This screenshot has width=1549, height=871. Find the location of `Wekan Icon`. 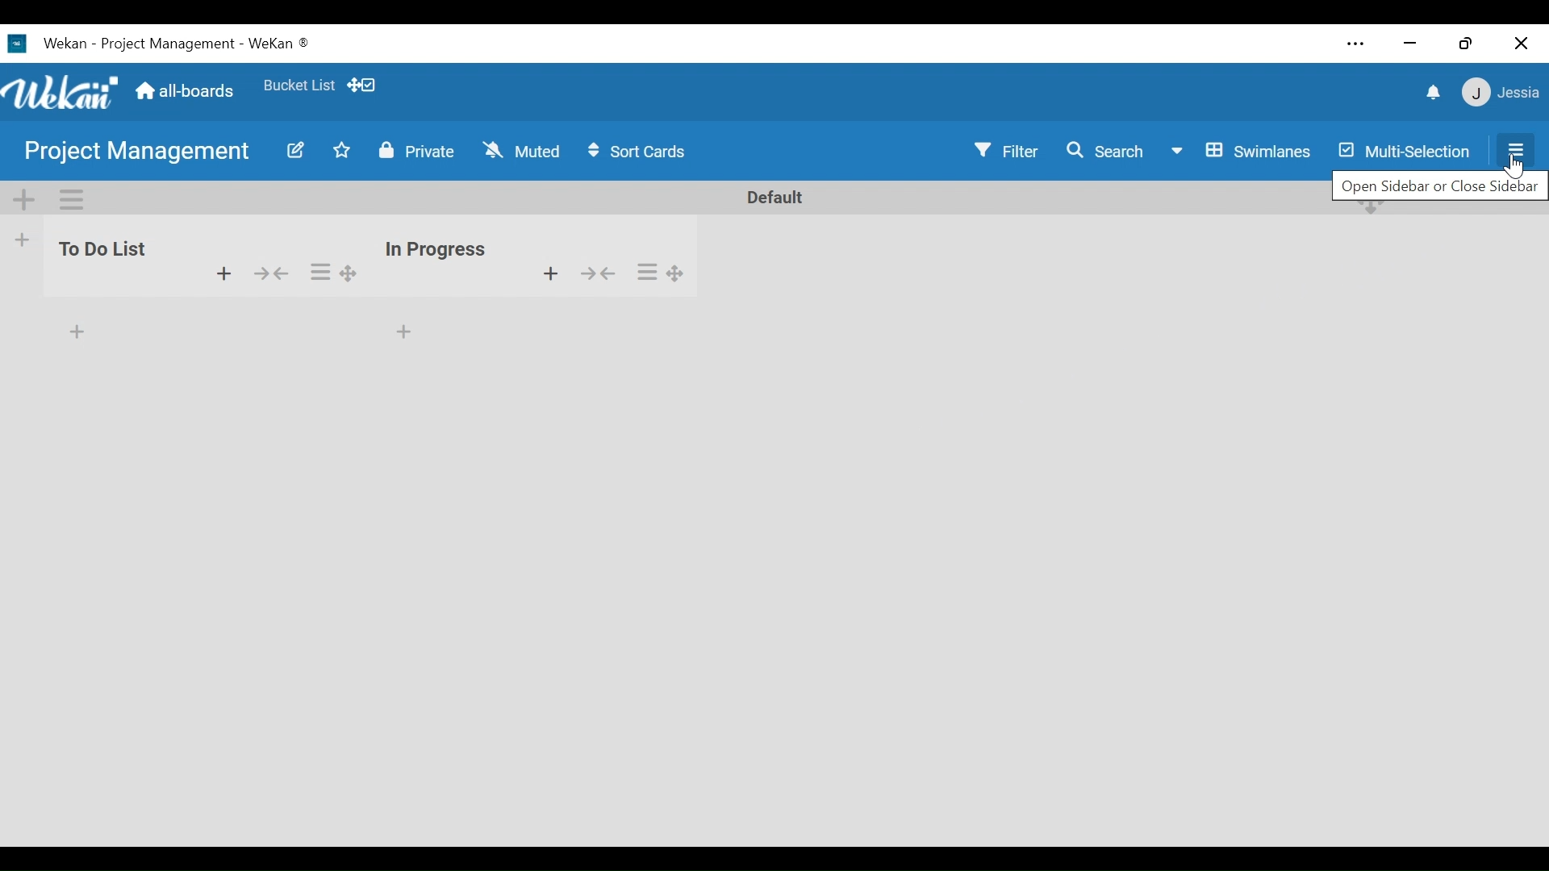

Wekan Icon is located at coordinates (65, 92).